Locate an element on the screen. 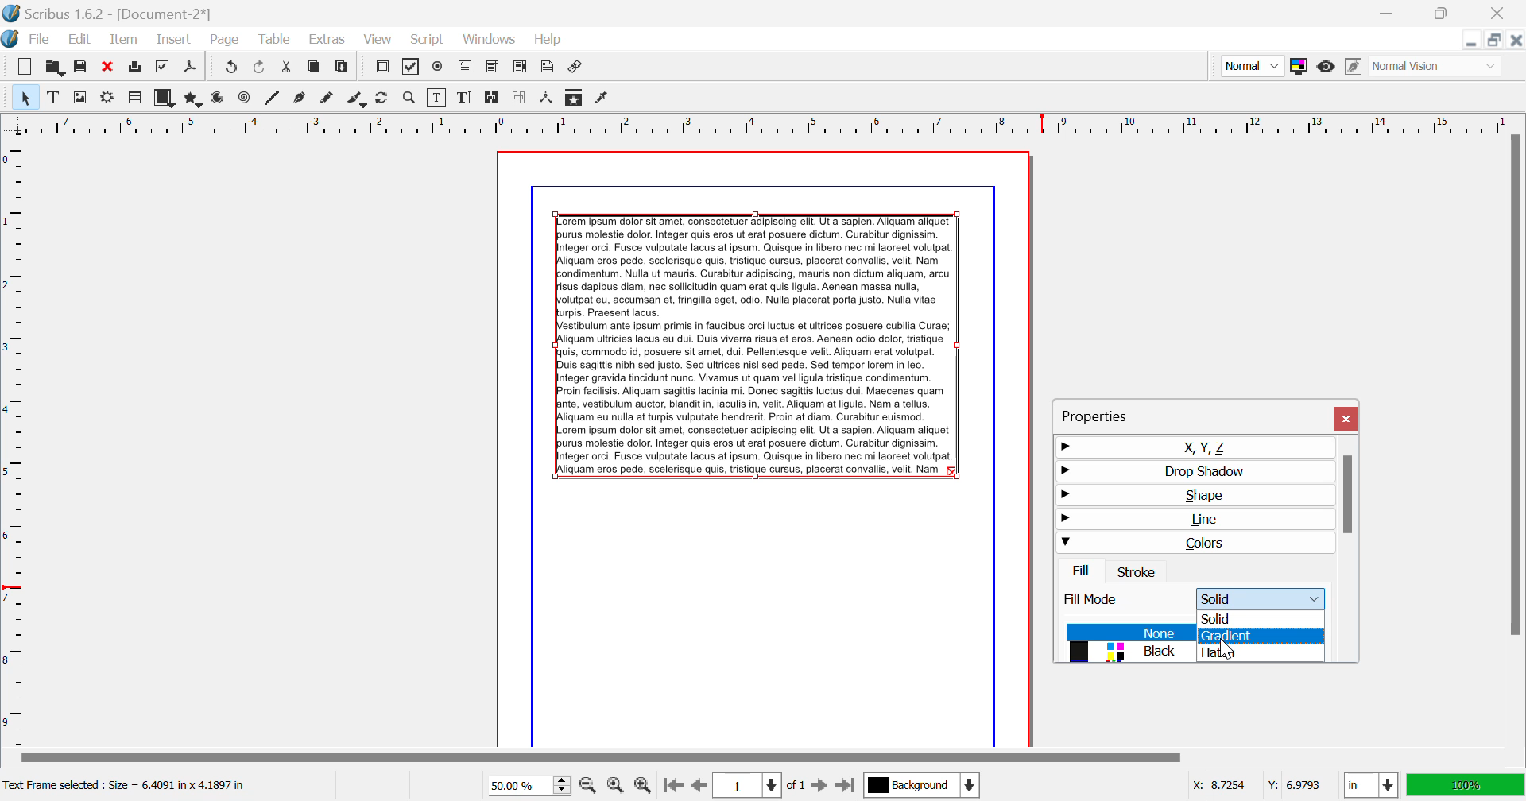 The height and width of the screenshot is (801, 1526). Zoom to 100% is located at coordinates (615, 785).